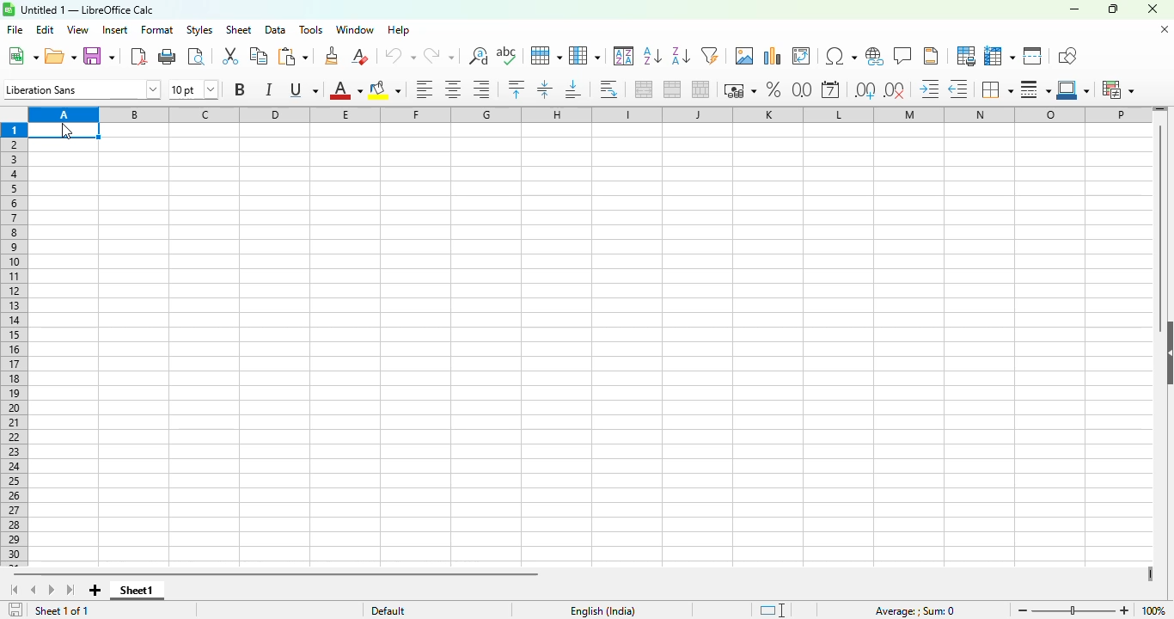  Describe the element at coordinates (157, 30) in the screenshot. I see `format` at that location.